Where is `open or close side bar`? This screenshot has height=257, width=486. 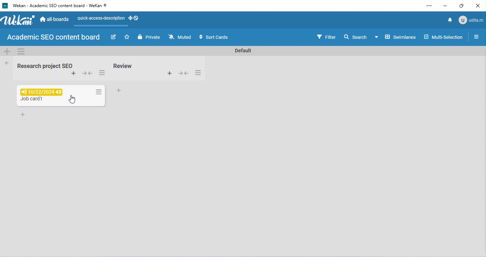 open or close side bar is located at coordinates (476, 36).